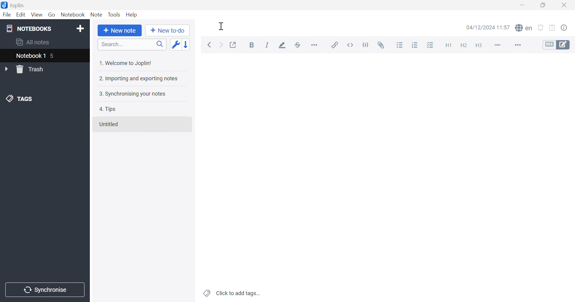  What do you see at coordinates (222, 45) in the screenshot?
I see `Forward` at bounding box center [222, 45].